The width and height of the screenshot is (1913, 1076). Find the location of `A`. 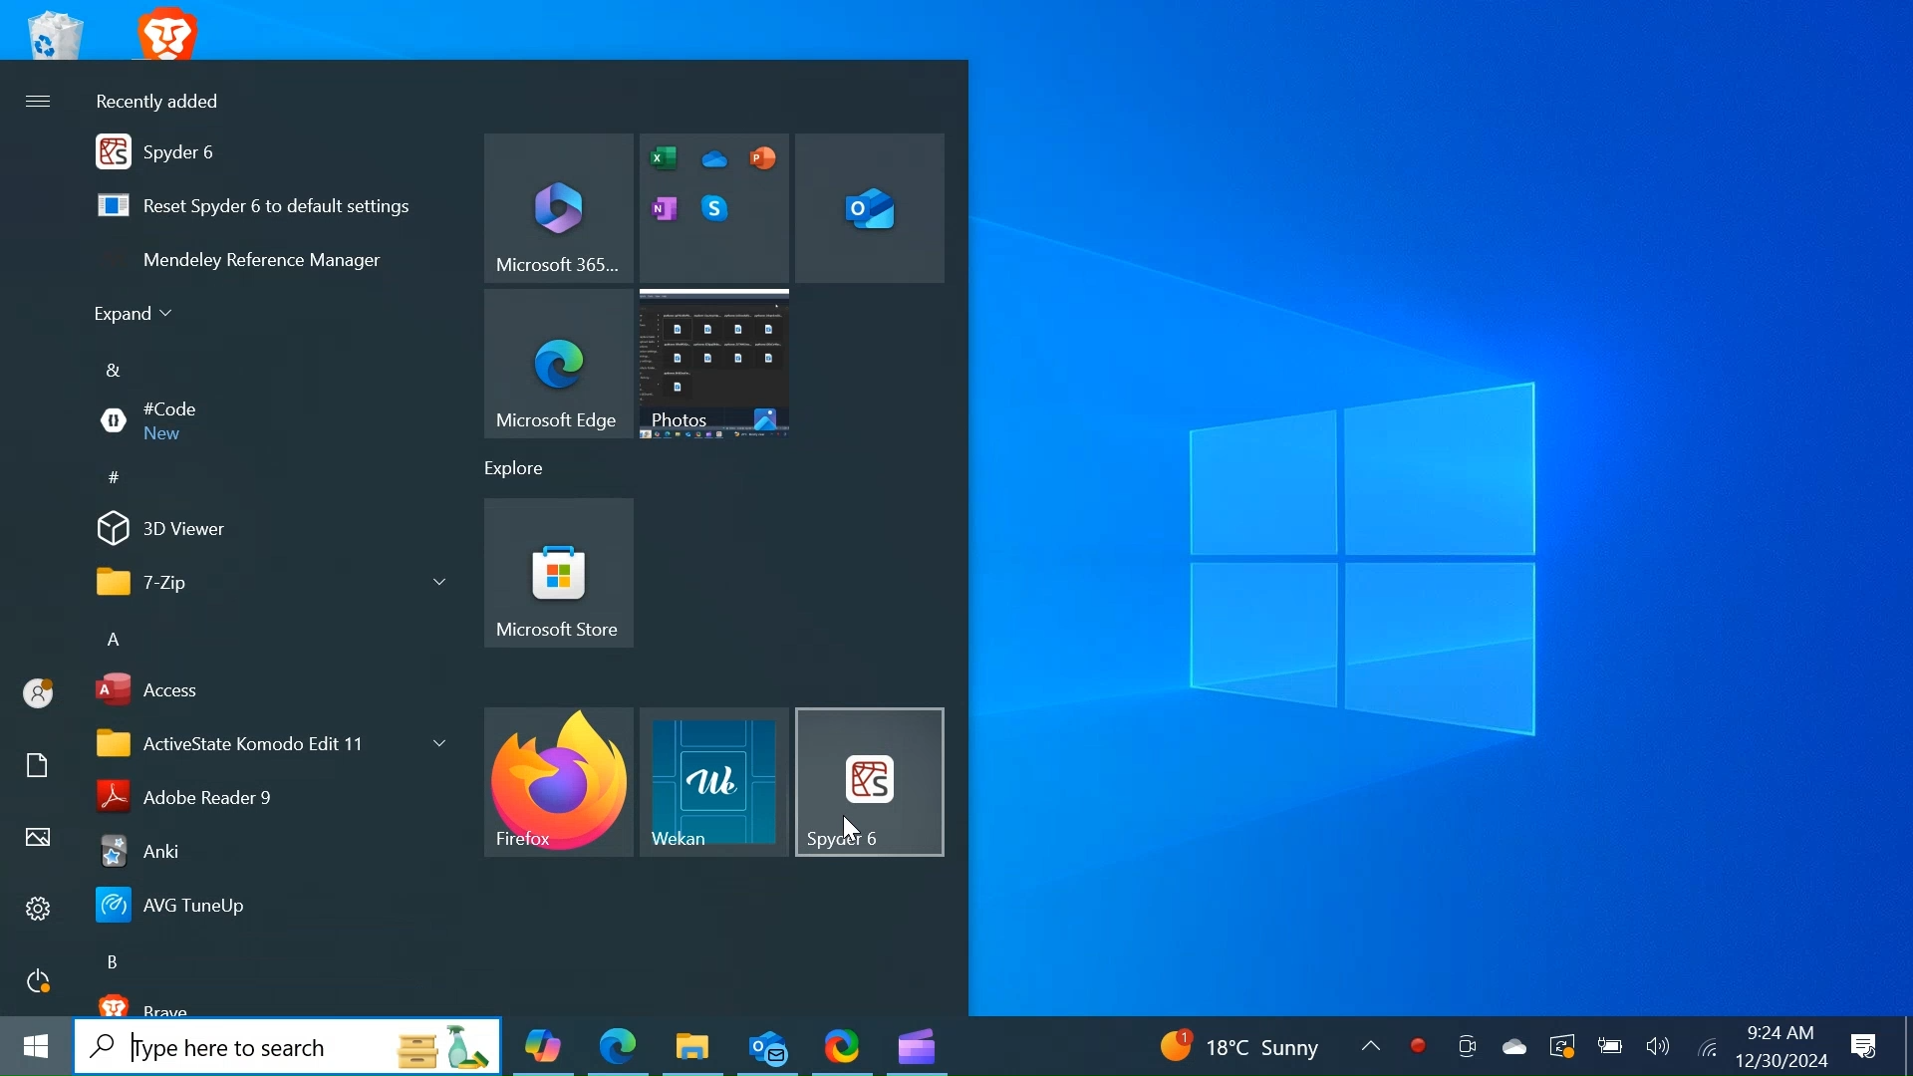

A is located at coordinates (115, 642).